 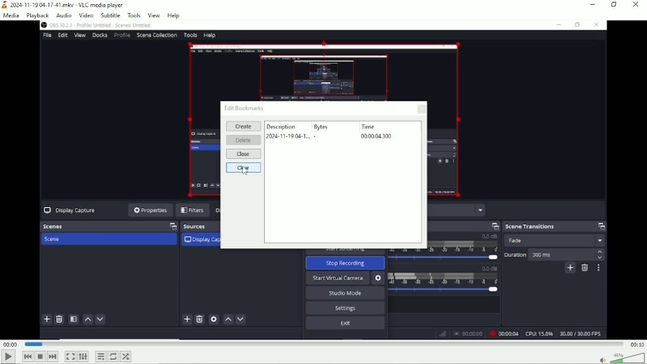 What do you see at coordinates (287, 131) in the screenshot?
I see `Description` at bounding box center [287, 131].